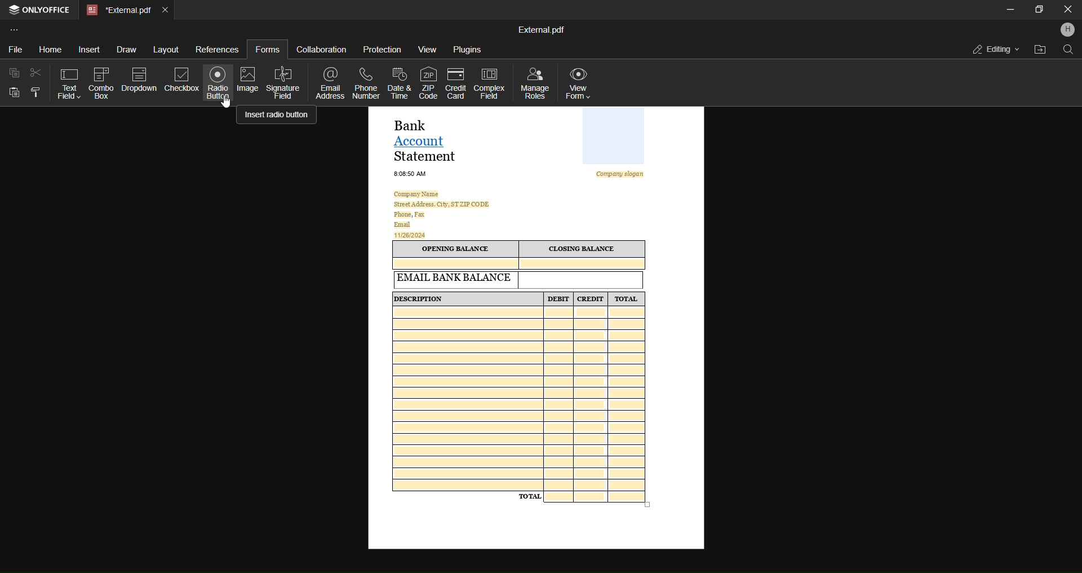 This screenshot has width=1082, height=573. Describe the element at coordinates (534, 83) in the screenshot. I see `manage roles` at that location.